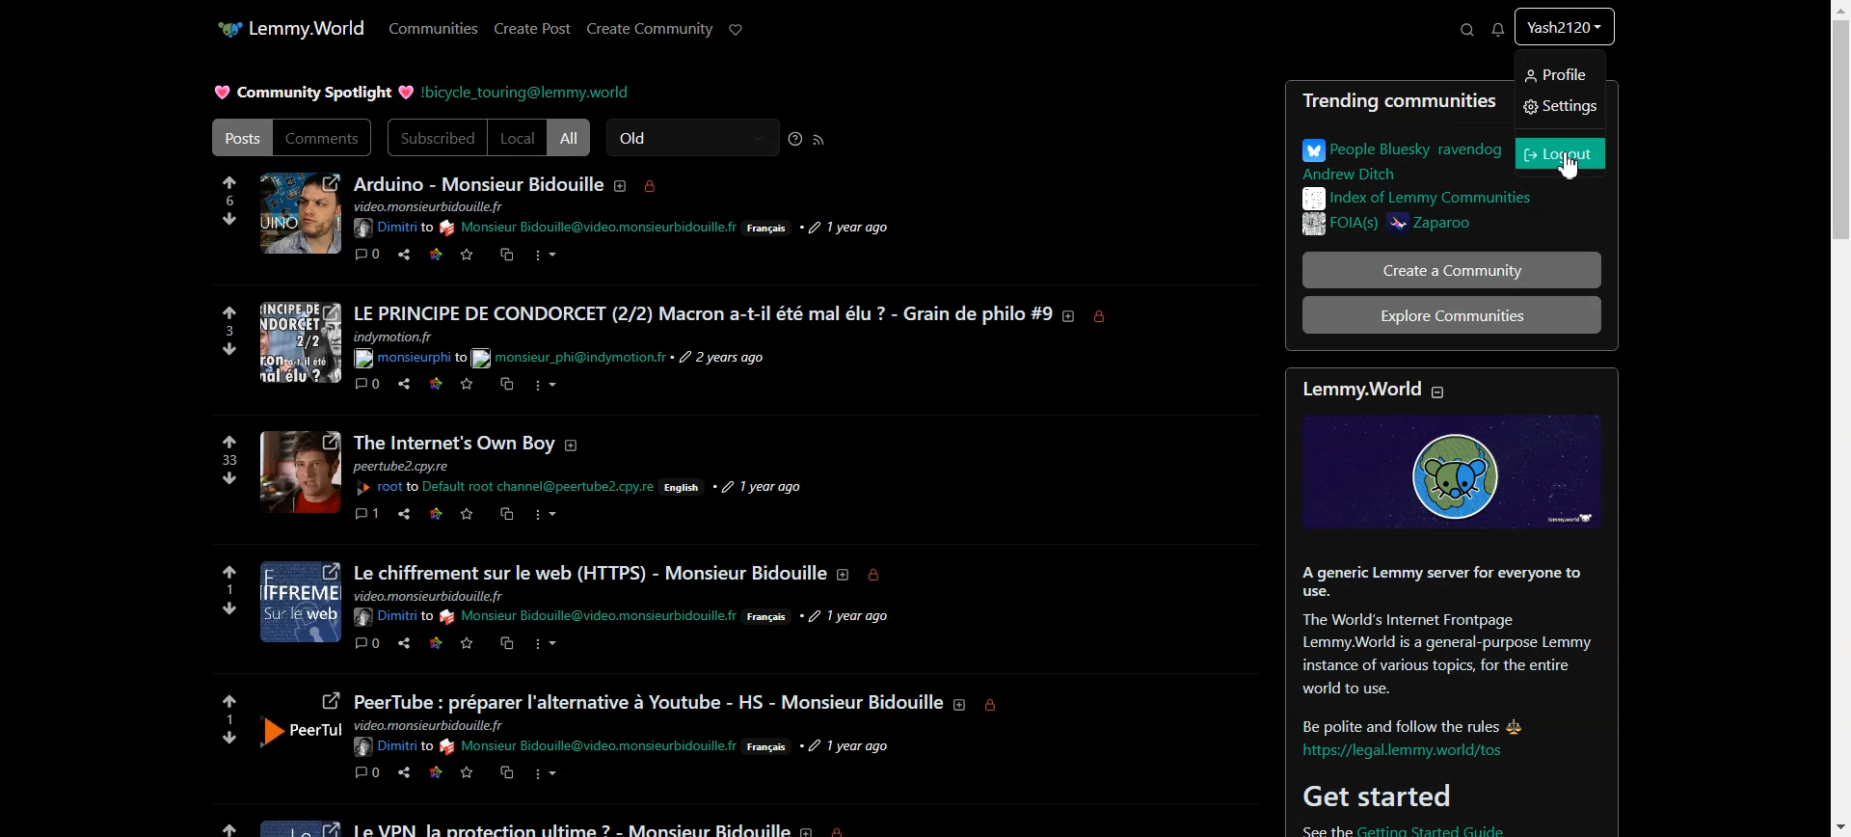 The image size is (1851, 837). What do you see at coordinates (216, 29) in the screenshot?
I see `Application icon` at bounding box center [216, 29].